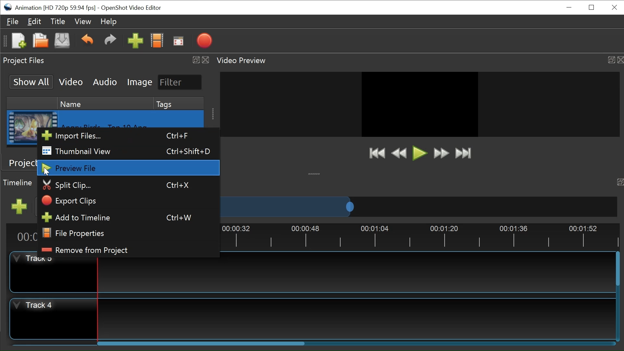 Image resolution: width=624 pixels, height=351 pixels. I want to click on Project Files Panel, so click(24, 60).